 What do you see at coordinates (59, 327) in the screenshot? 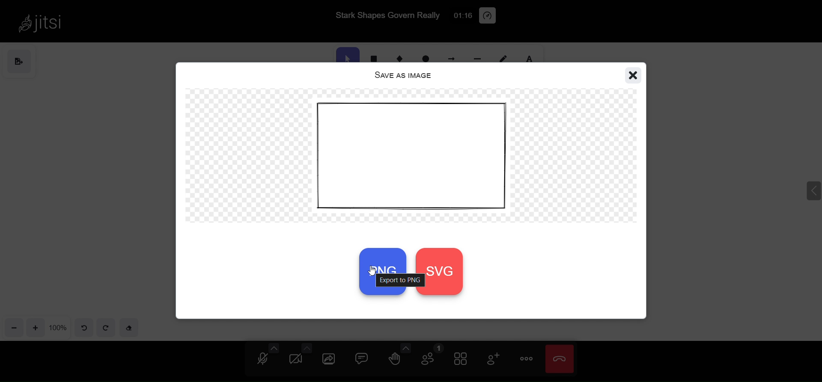
I see `zoom percentage` at bounding box center [59, 327].